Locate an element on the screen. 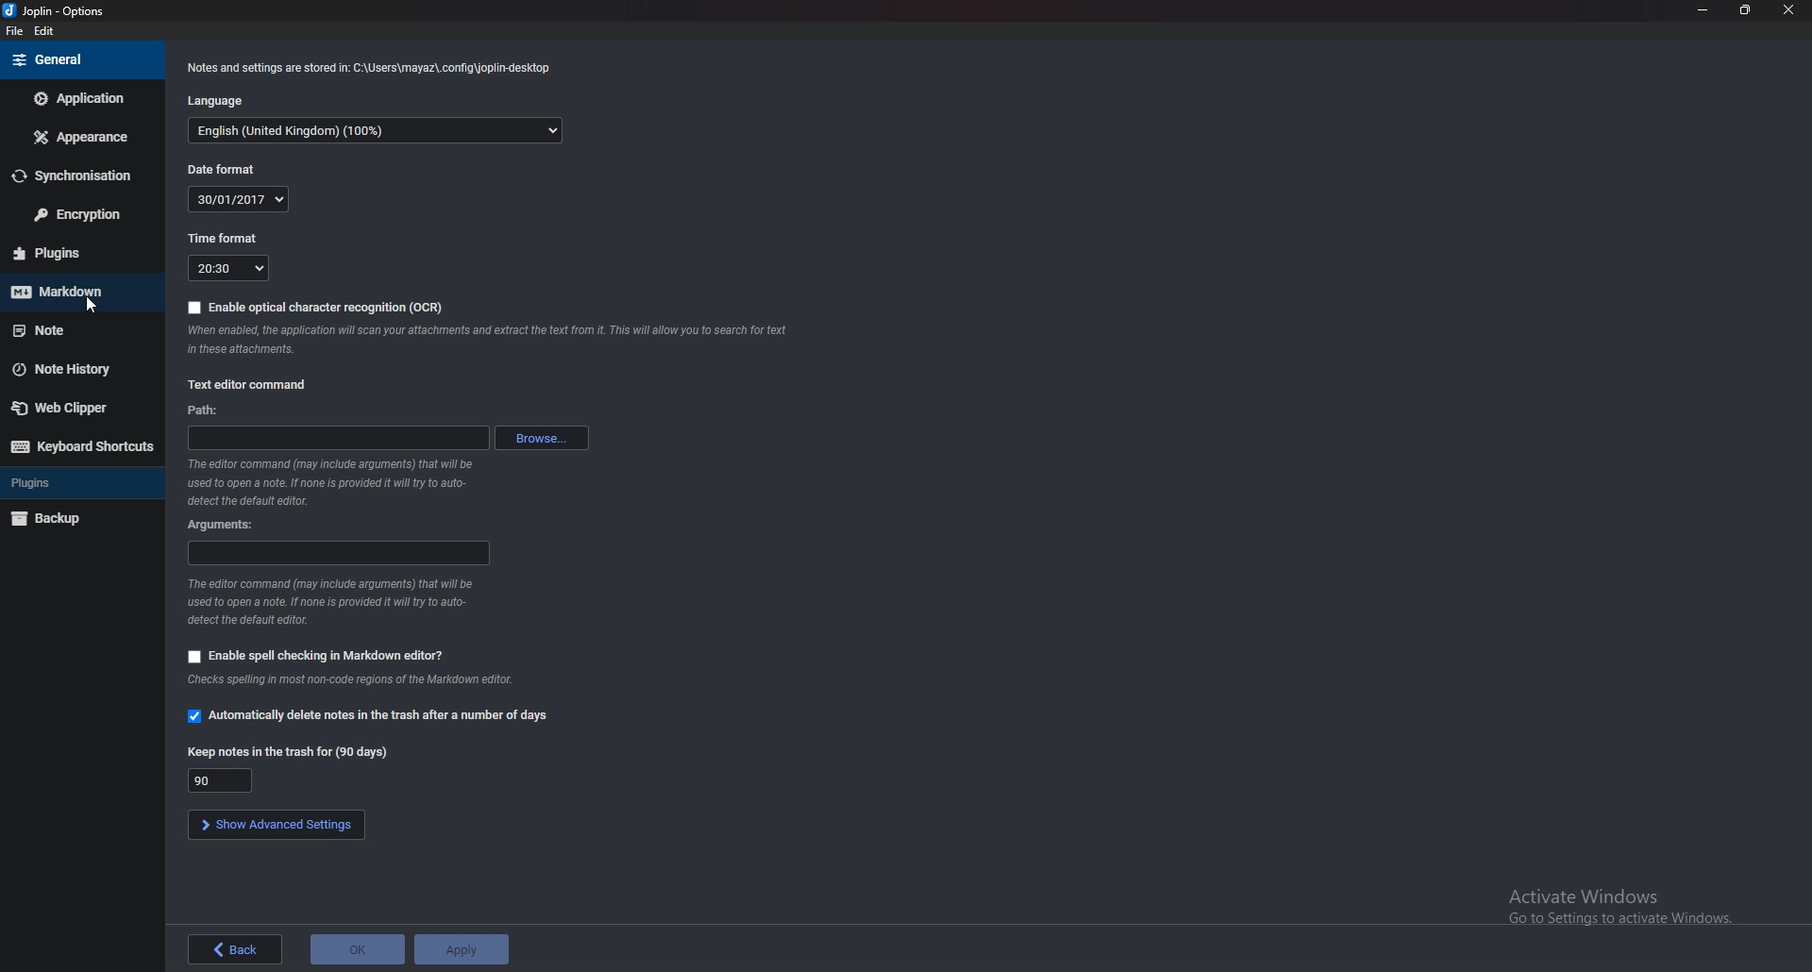  text editor Command is located at coordinates (259, 383).